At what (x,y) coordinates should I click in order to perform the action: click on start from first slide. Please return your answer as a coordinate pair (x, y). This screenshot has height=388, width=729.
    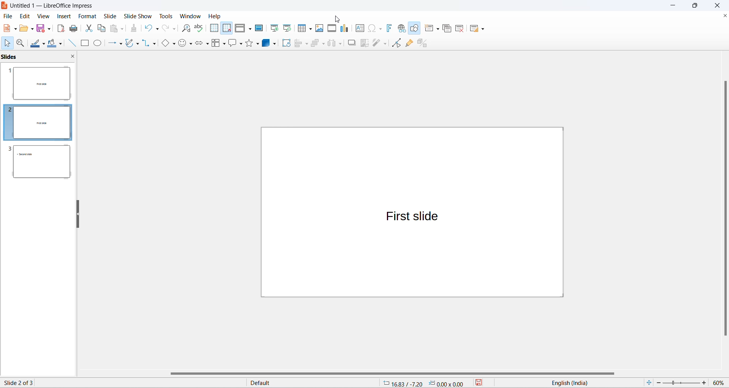
    Looking at the image, I should click on (274, 27).